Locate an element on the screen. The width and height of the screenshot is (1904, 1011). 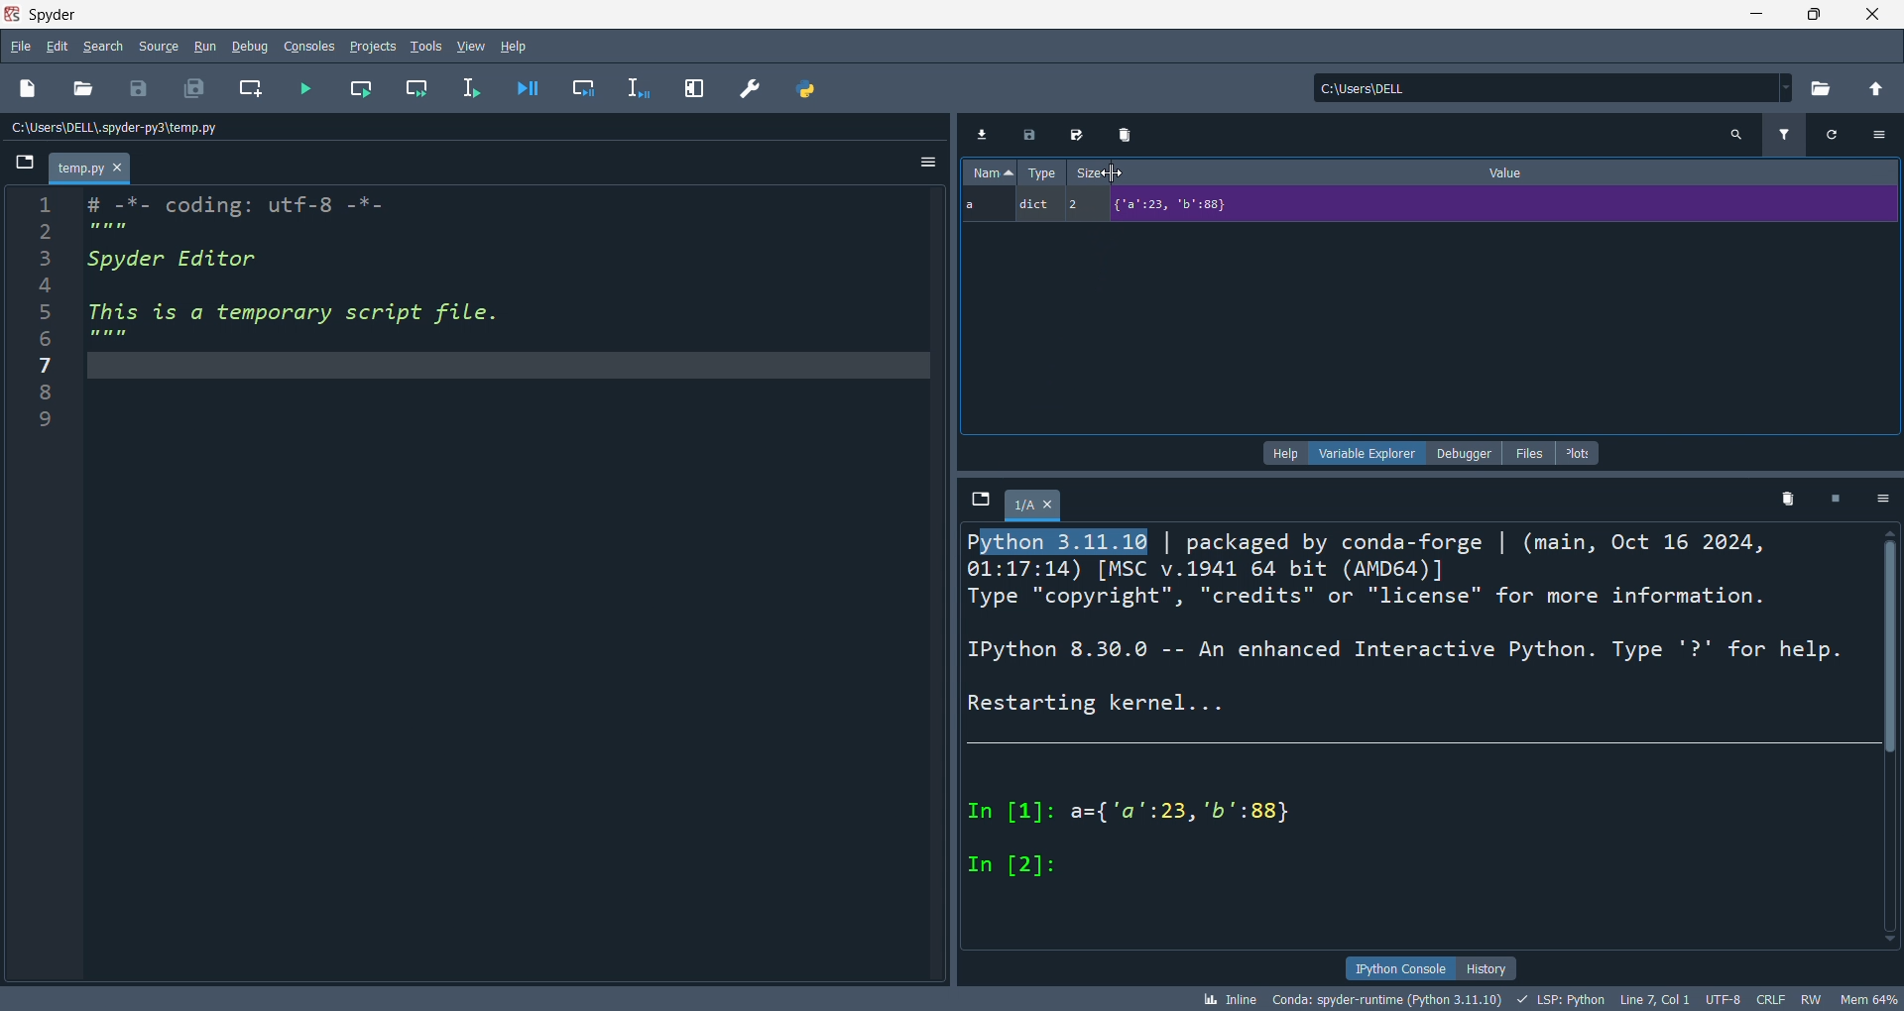
delete data is located at coordinates (1119, 136).